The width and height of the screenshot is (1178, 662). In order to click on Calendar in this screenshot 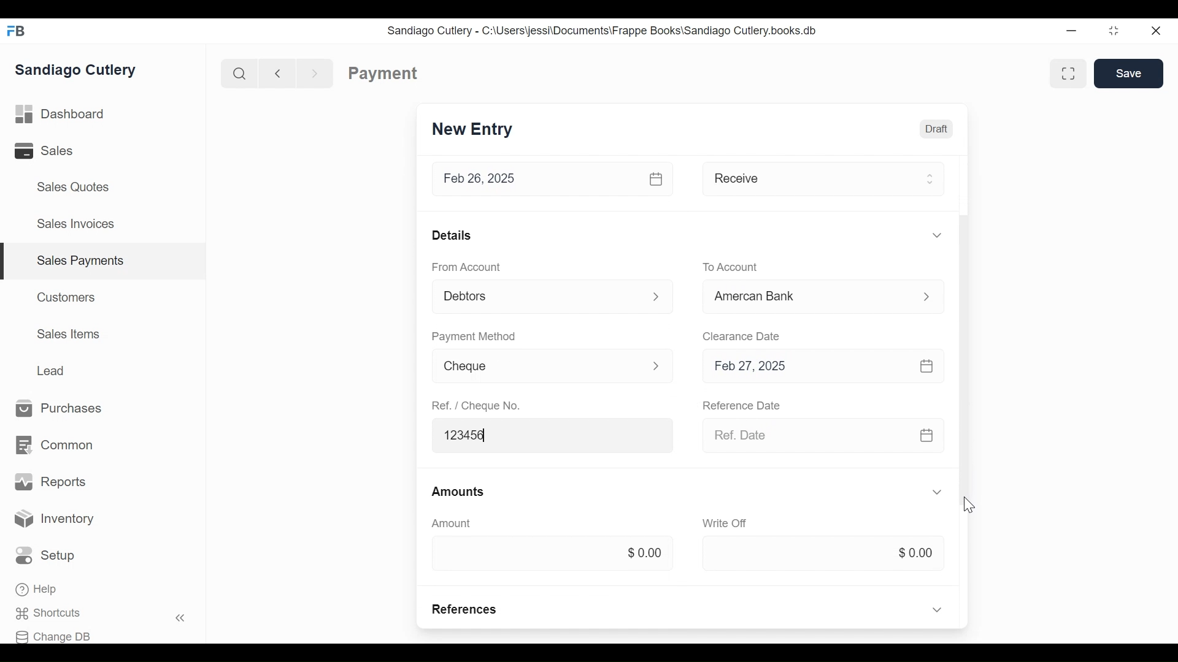, I will do `click(925, 365)`.